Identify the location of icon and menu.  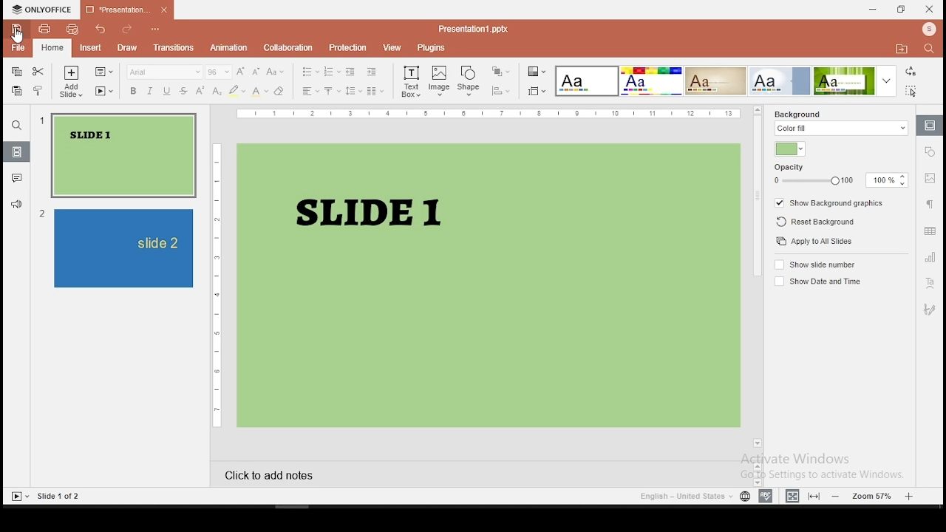
(41, 9).